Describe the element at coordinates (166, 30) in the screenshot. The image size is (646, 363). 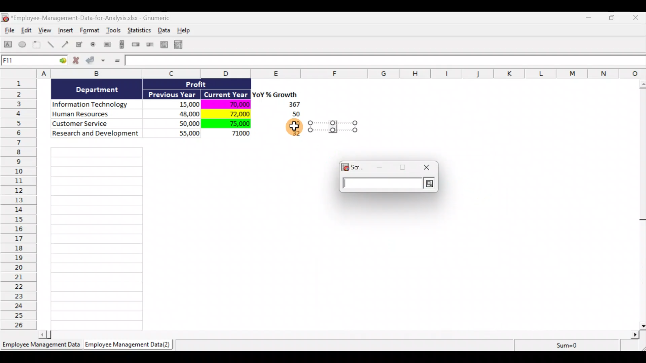
I see `Data` at that location.